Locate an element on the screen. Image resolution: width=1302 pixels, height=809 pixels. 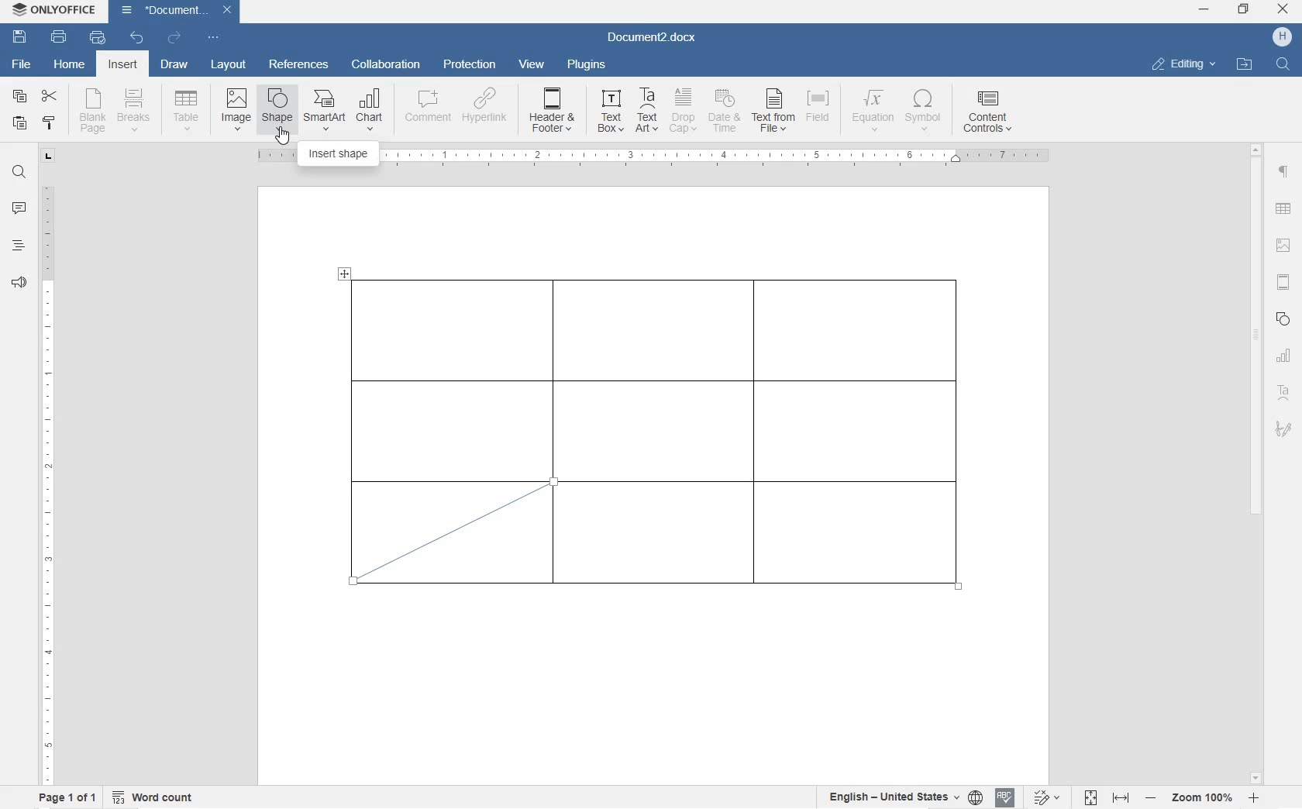
select text or document language is located at coordinates (903, 799).